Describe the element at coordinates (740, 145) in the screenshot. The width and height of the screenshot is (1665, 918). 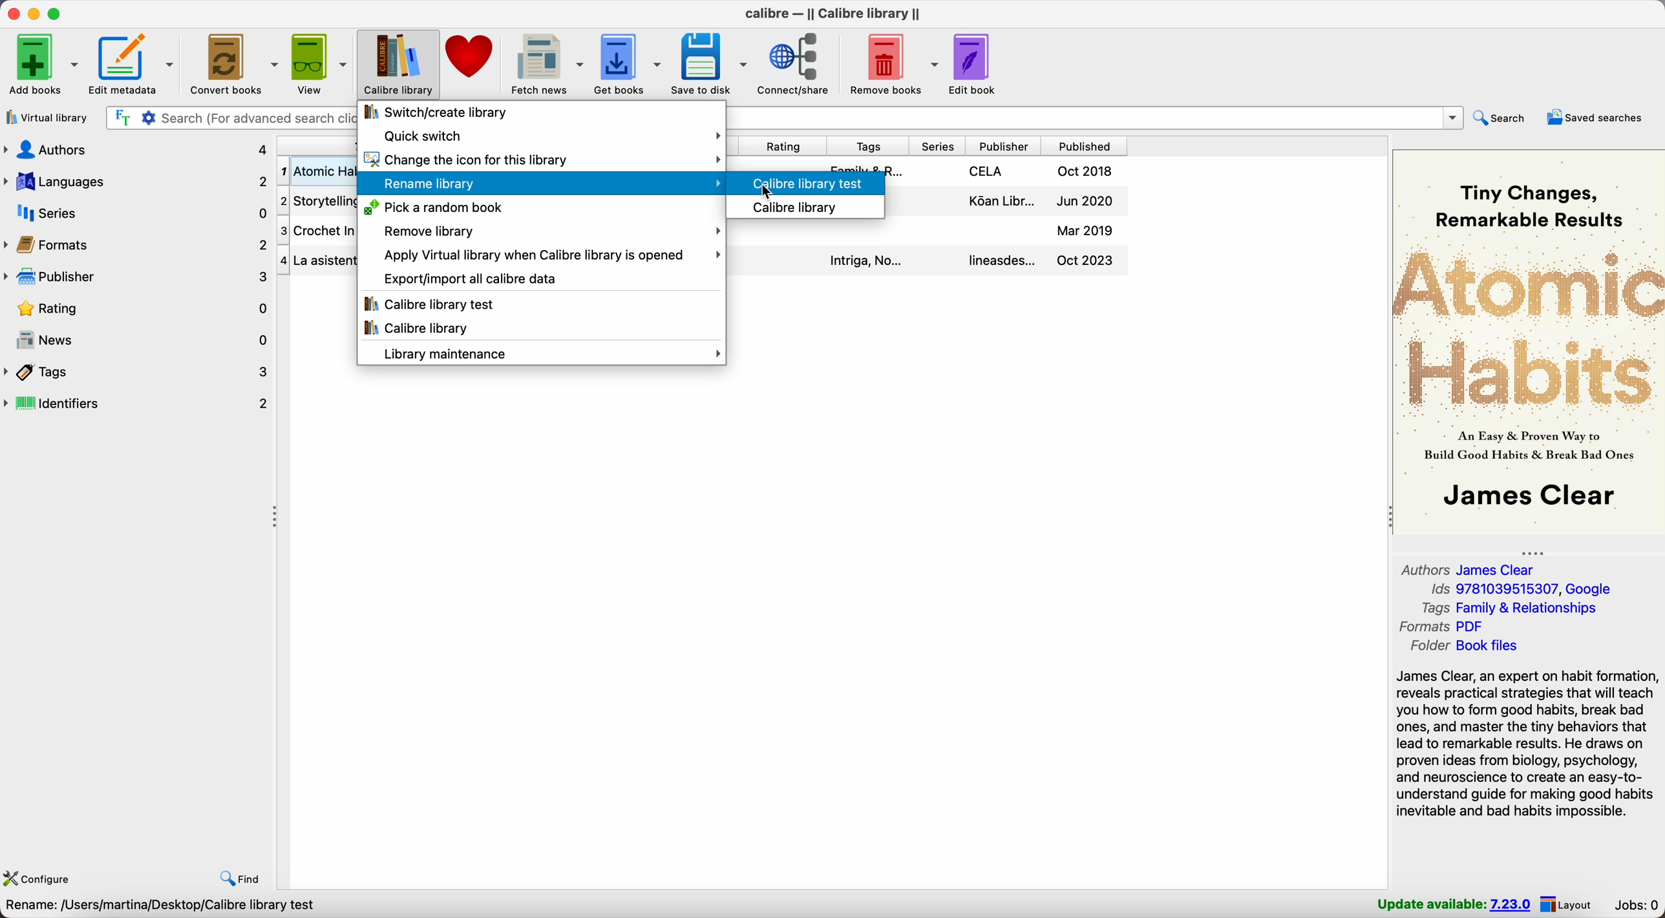
I see `size` at that location.